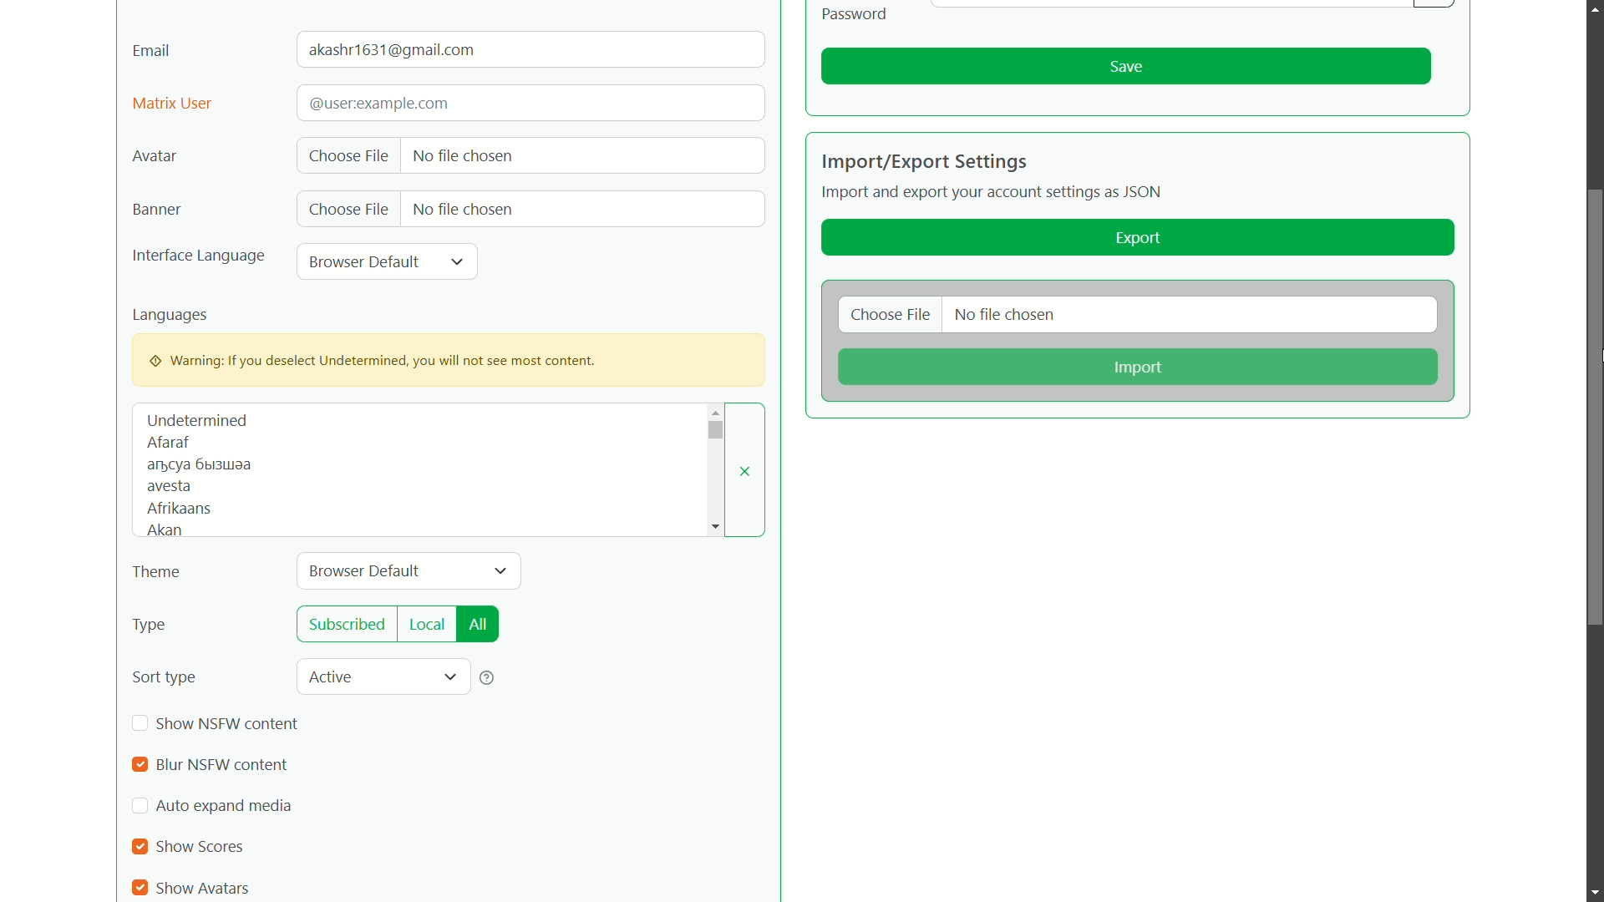 This screenshot has width=1604, height=902. I want to click on warning pop, so click(449, 359).